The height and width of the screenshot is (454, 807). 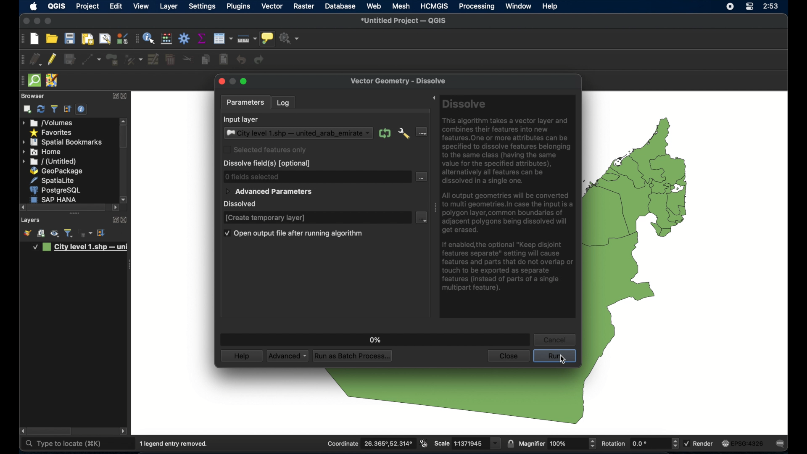 I want to click on current edits, so click(x=36, y=59).